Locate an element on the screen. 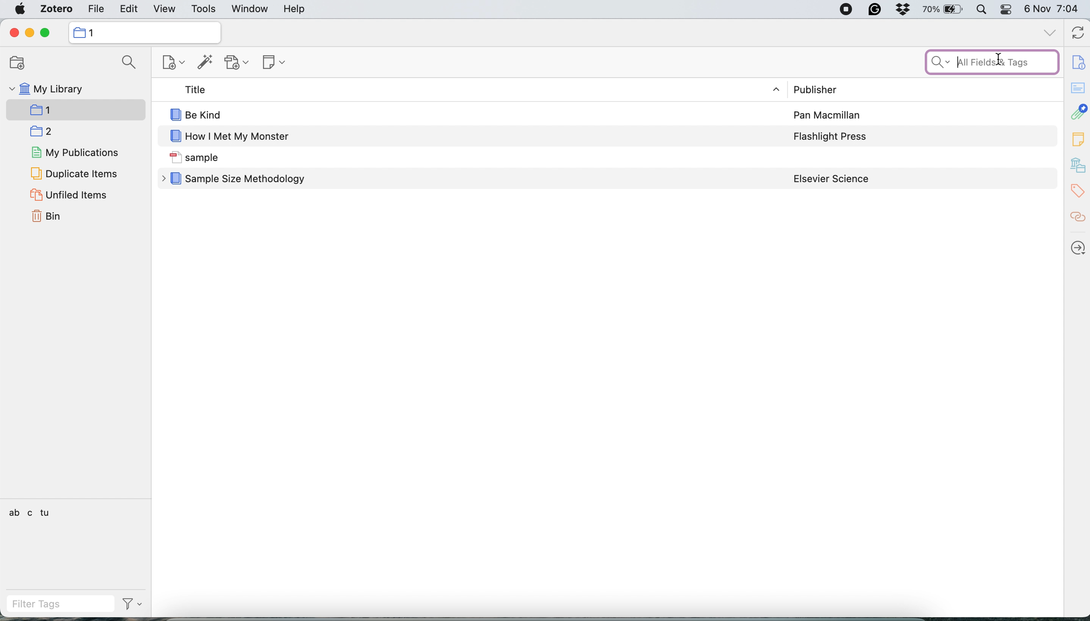  collapse all tabs is located at coordinates (1050, 32).